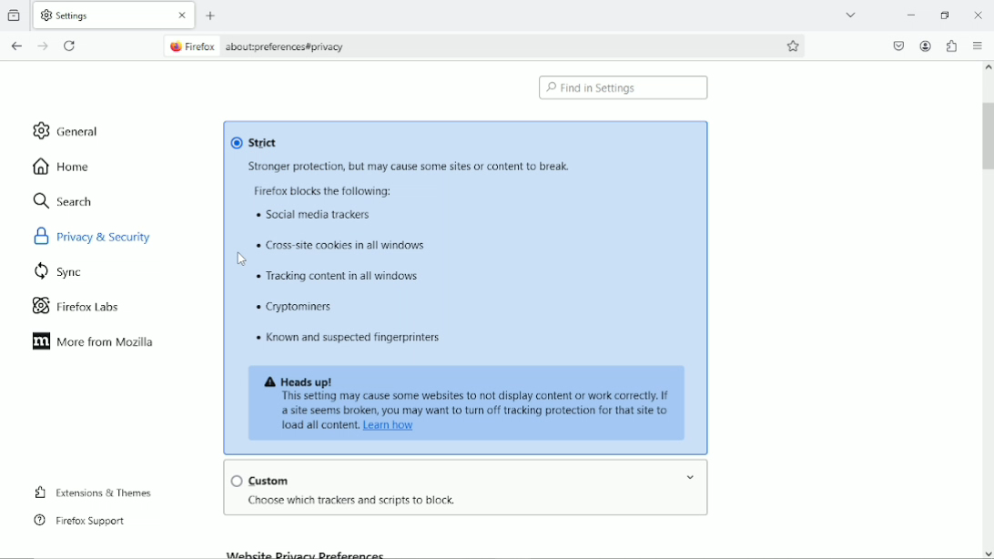  I want to click on text, so click(314, 216).